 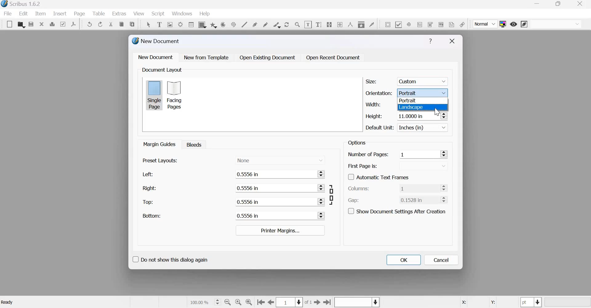 What do you see at coordinates (286, 24) in the screenshot?
I see `rotate item` at bounding box center [286, 24].